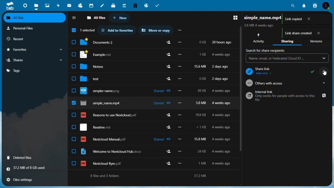  I want to click on Favourite, so click(117, 30).